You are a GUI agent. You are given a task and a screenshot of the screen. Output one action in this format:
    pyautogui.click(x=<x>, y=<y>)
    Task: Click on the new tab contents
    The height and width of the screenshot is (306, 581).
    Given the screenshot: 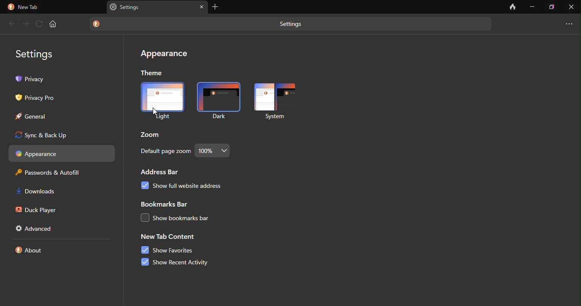 What is the action you would take?
    pyautogui.click(x=168, y=238)
    